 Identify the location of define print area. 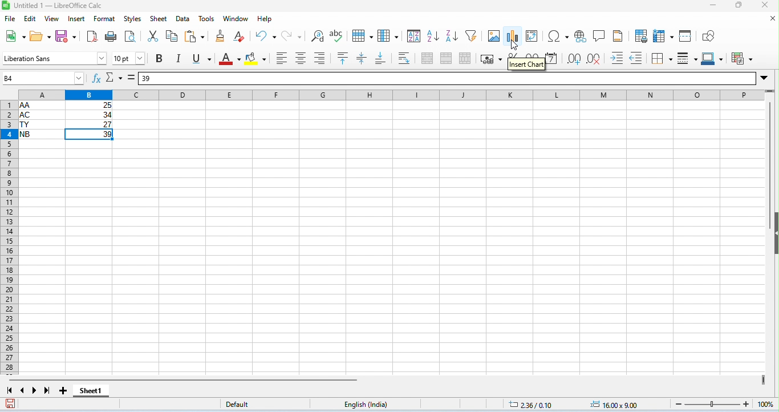
(642, 35).